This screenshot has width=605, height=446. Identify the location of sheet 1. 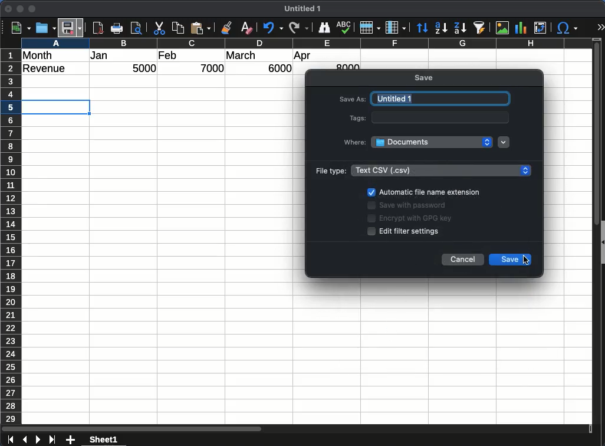
(114, 440).